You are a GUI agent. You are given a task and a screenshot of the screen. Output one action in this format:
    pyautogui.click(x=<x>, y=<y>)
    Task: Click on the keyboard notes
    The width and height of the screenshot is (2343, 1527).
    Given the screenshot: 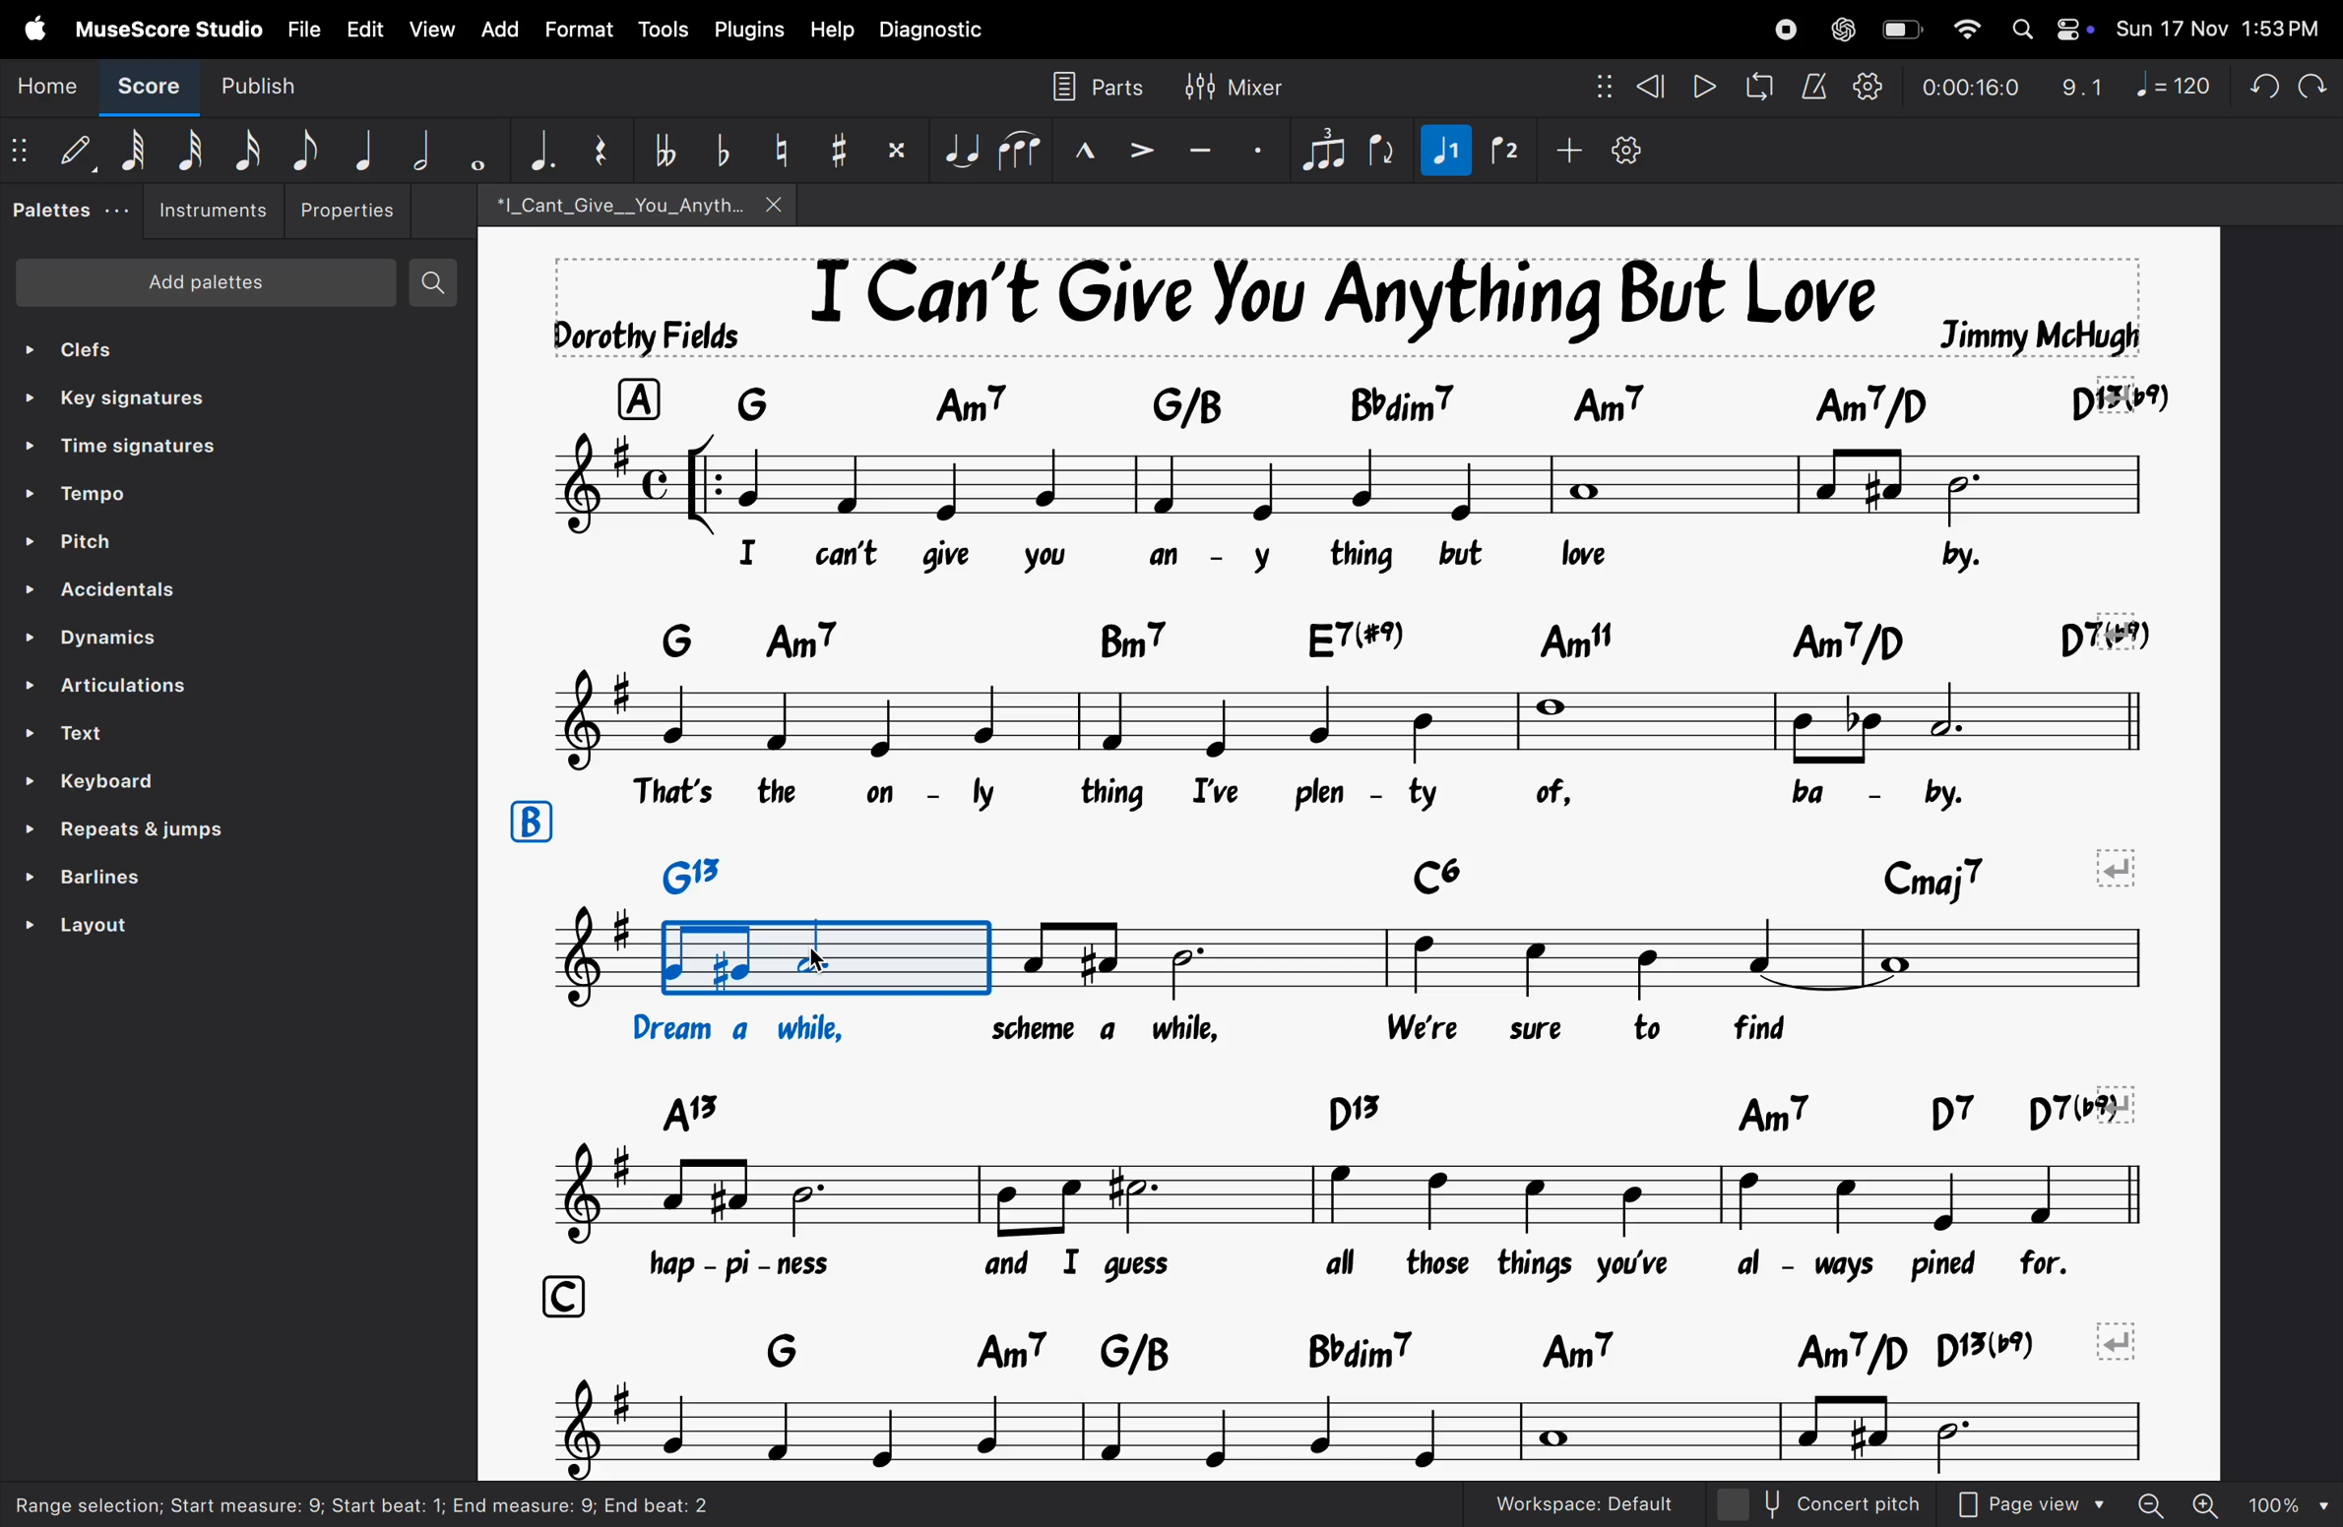 What is the action you would take?
    pyautogui.click(x=1277, y=639)
    